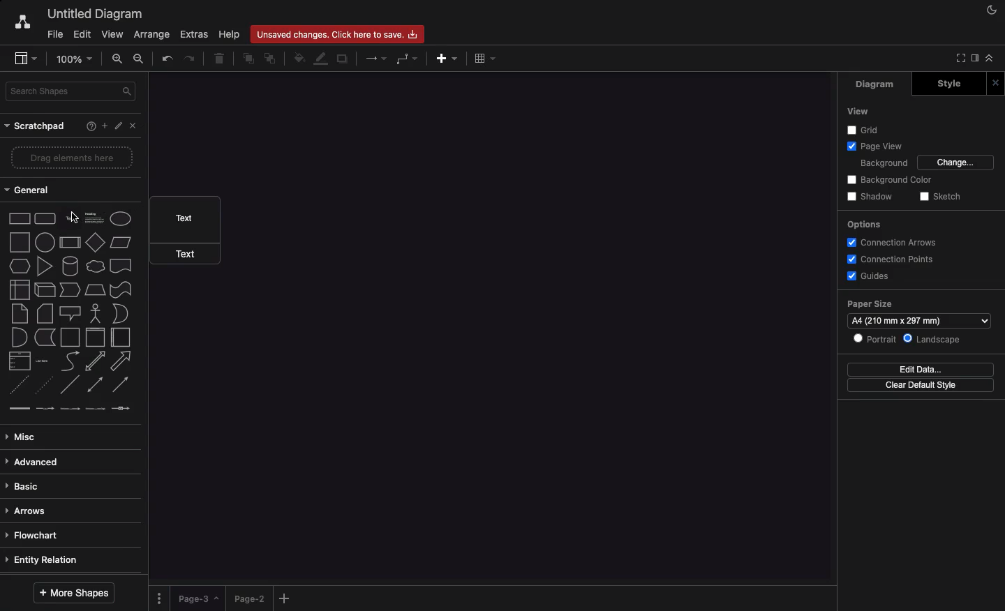 This screenshot has height=611, width=1005. Describe the element at coordinates (38, 536) in the screenshot. I see `Flowchart` at that location.